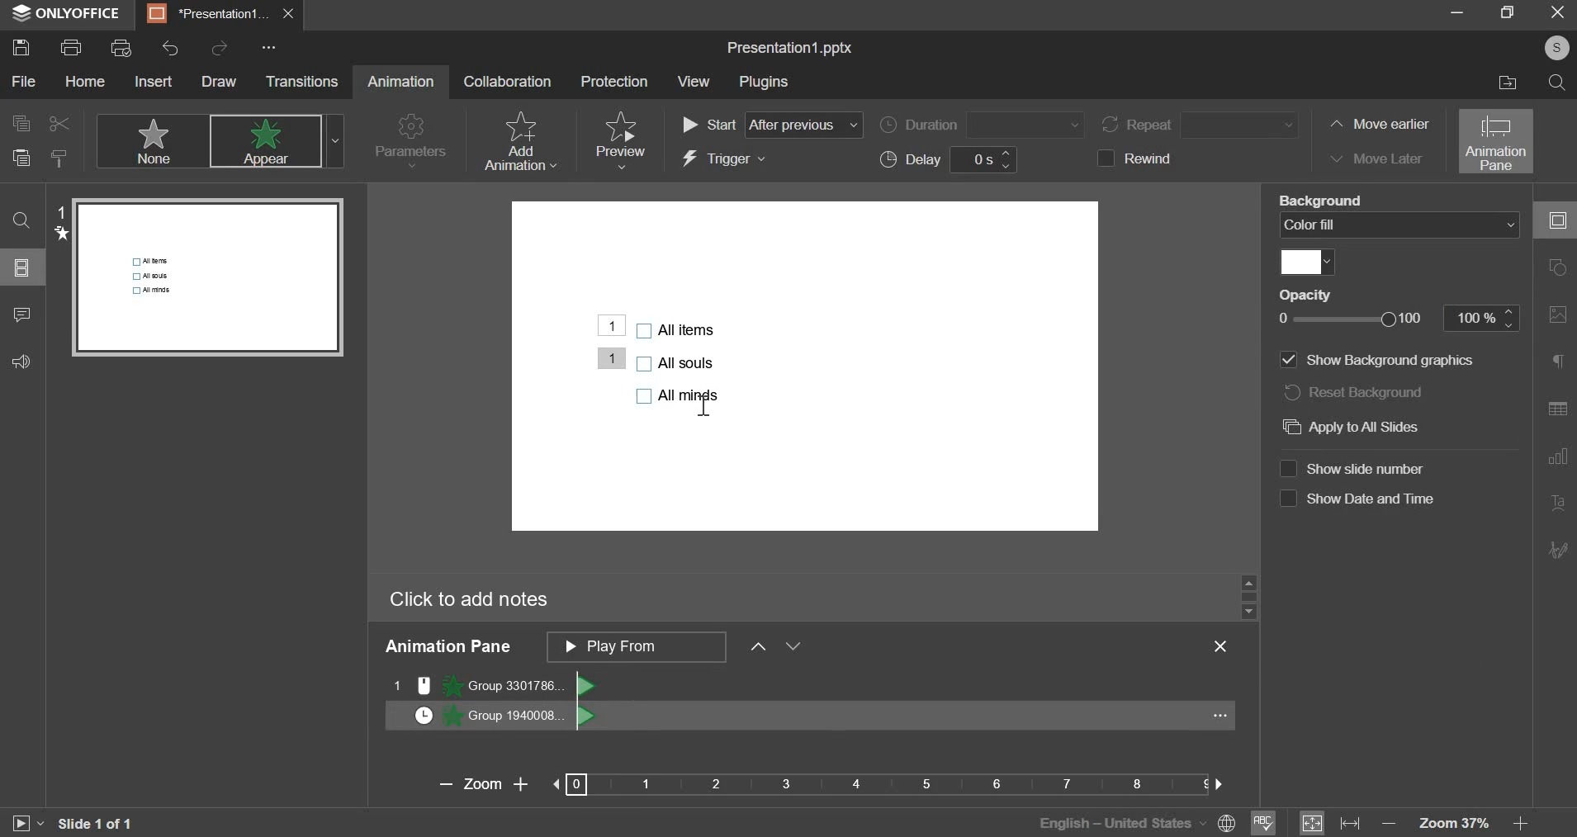  What do you see at coordinates (1402, 225) in the screenshot?
I see `background fill` at bounding box center [1402, 225].